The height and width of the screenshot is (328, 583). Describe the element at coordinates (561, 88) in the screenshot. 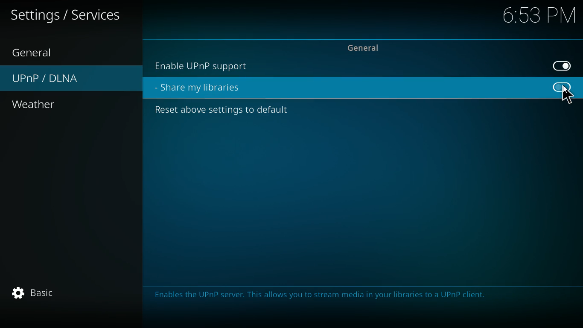

I see `off` at that location.